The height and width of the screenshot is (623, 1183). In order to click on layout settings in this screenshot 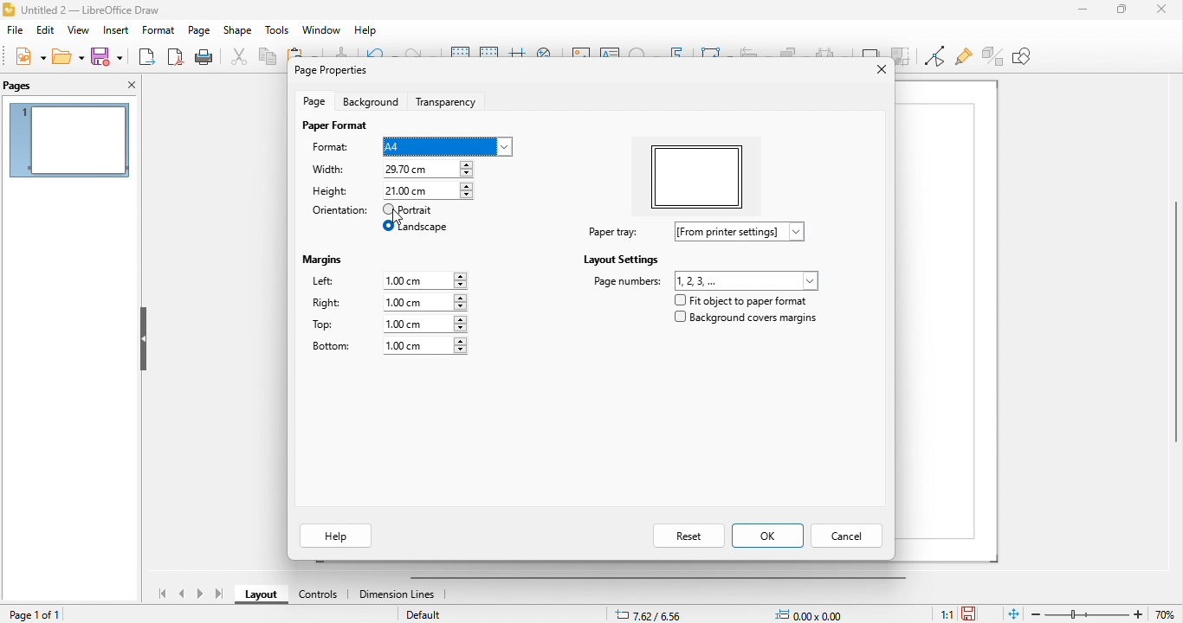, I will do `click(611, 261)`.